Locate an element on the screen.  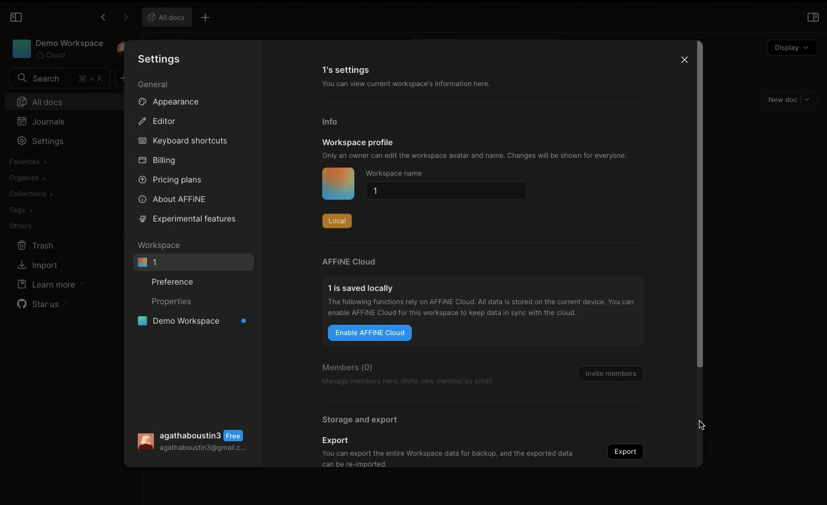
Journals is located at coordinates (42, 122).